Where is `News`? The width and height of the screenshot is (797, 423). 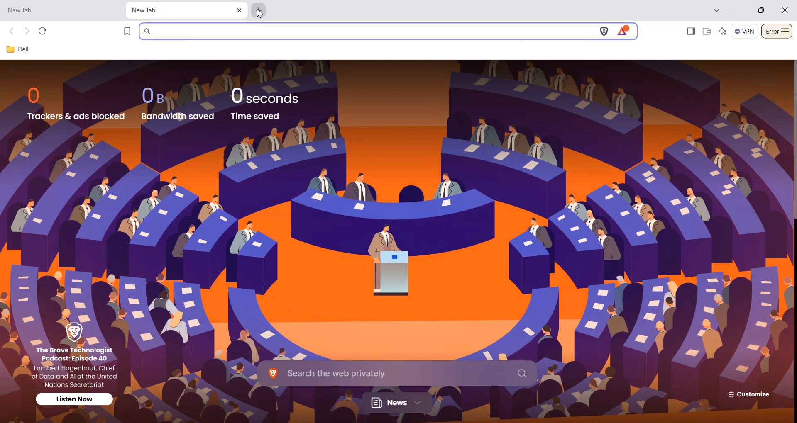
News is located at coordinates (398, 402).